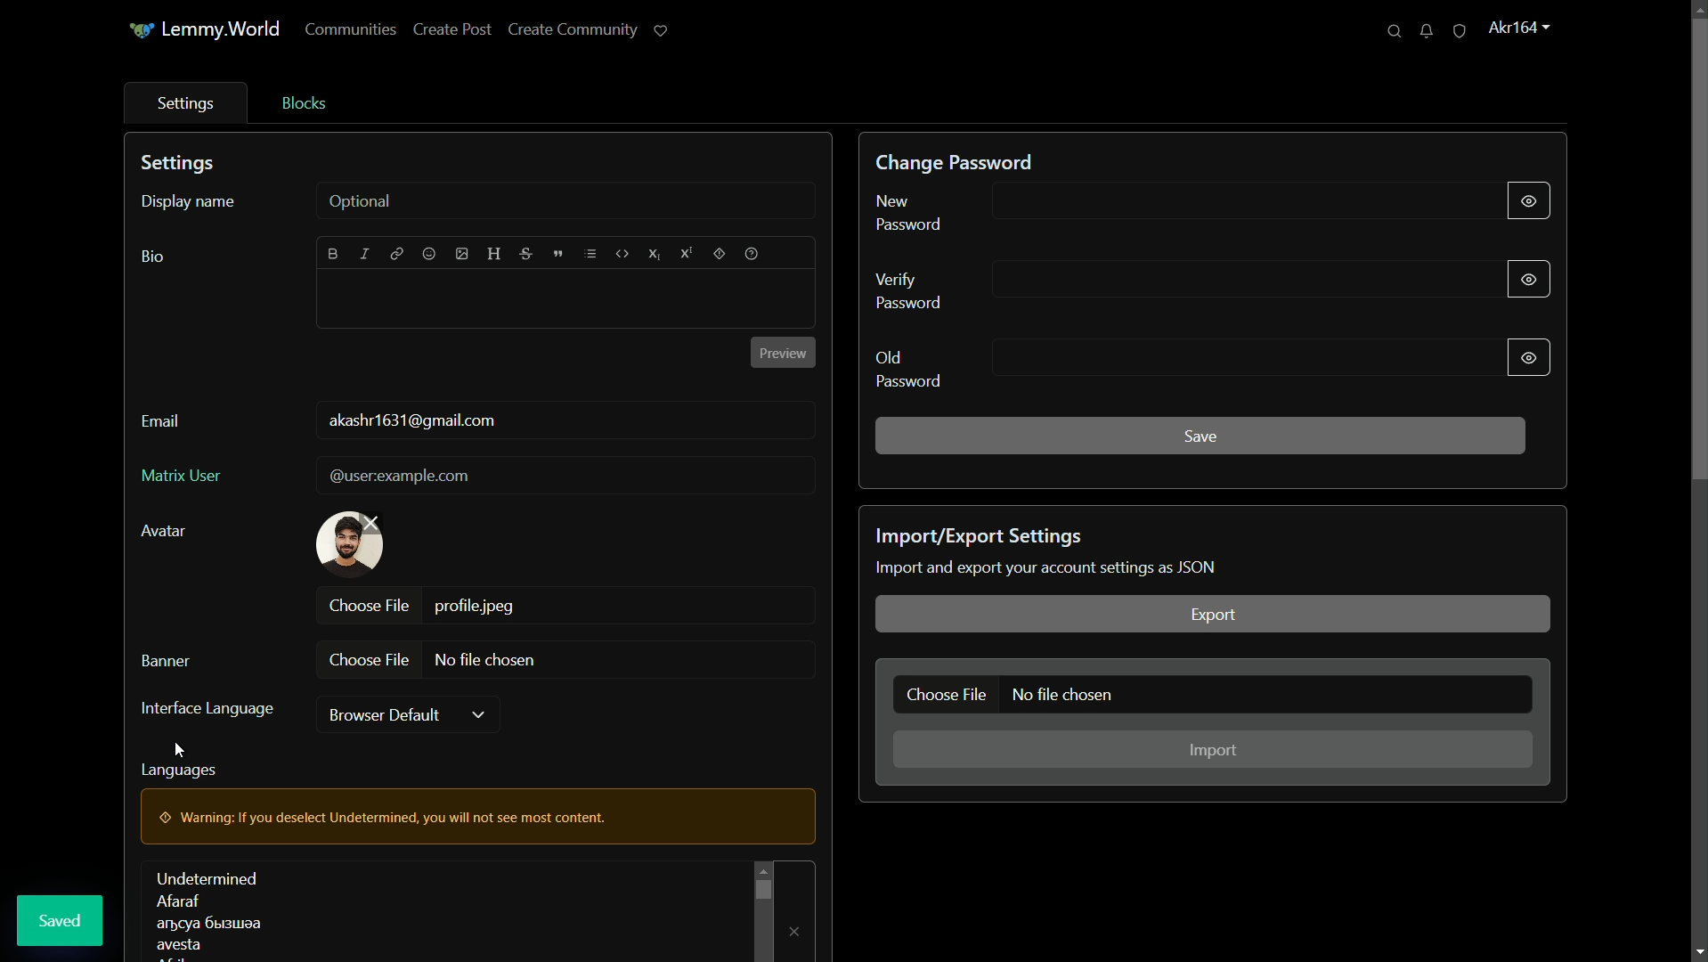  What do you see at coordinates (427, 255) in the screenshot?
I see `emoji` at bounding box center [427, 255].